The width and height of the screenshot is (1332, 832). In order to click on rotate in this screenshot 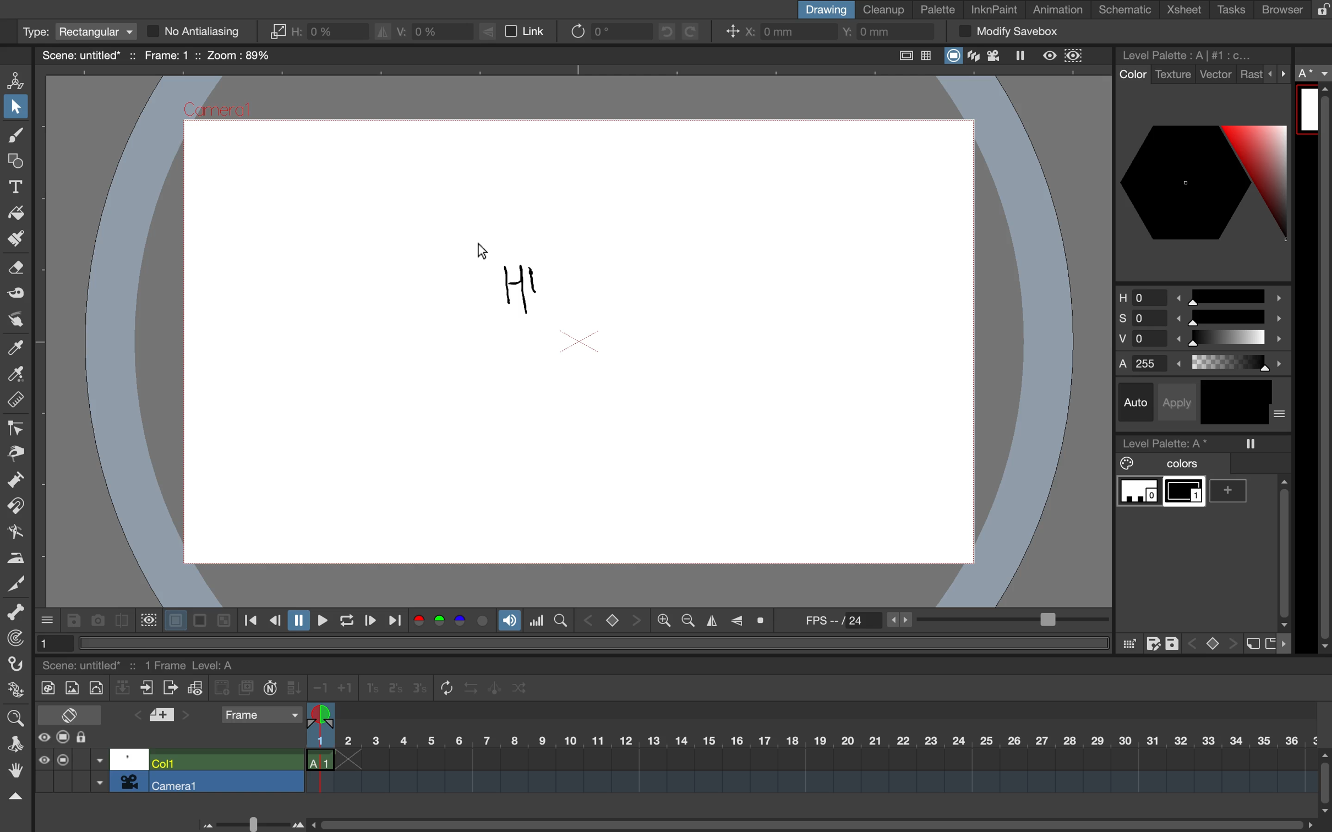, I will do `click(602, 31)`.